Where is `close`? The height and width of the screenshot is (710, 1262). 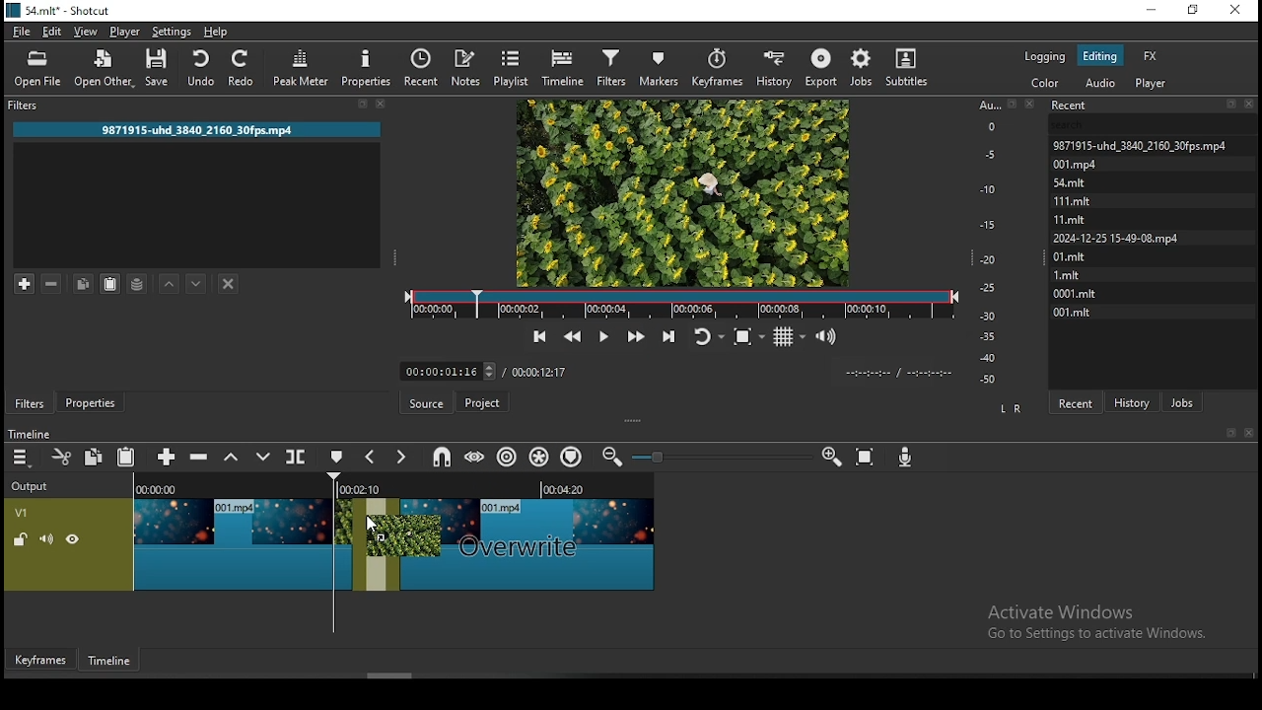 close is located at coordinates (1249, 433).